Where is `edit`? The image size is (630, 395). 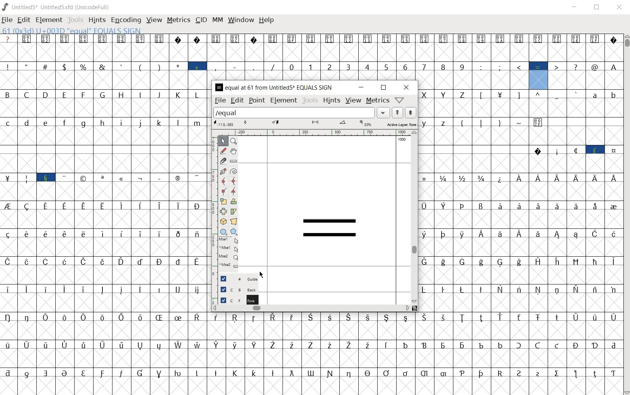
edit is located at coordinates (237, 100).